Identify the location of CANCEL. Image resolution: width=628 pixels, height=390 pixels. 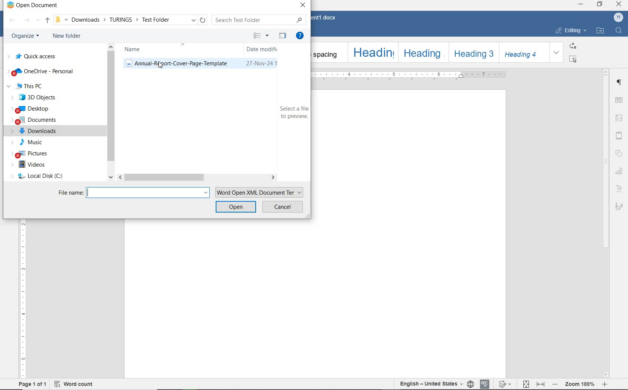
(283, 207).